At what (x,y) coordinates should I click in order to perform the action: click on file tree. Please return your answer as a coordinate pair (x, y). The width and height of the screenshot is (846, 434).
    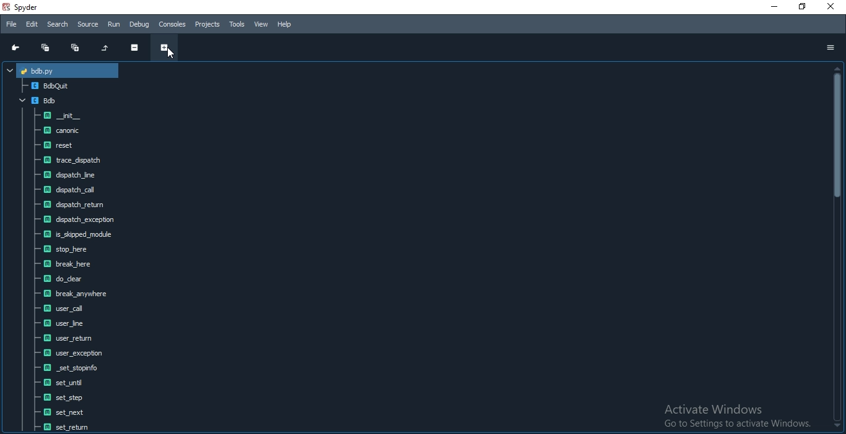
    Looking at the image, I should click on (45, 70).